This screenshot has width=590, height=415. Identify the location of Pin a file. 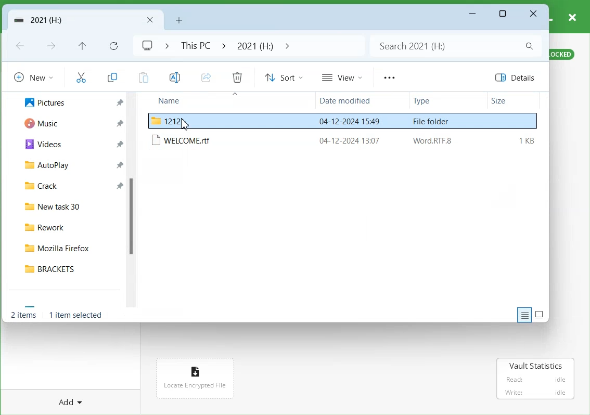
(120, 102).